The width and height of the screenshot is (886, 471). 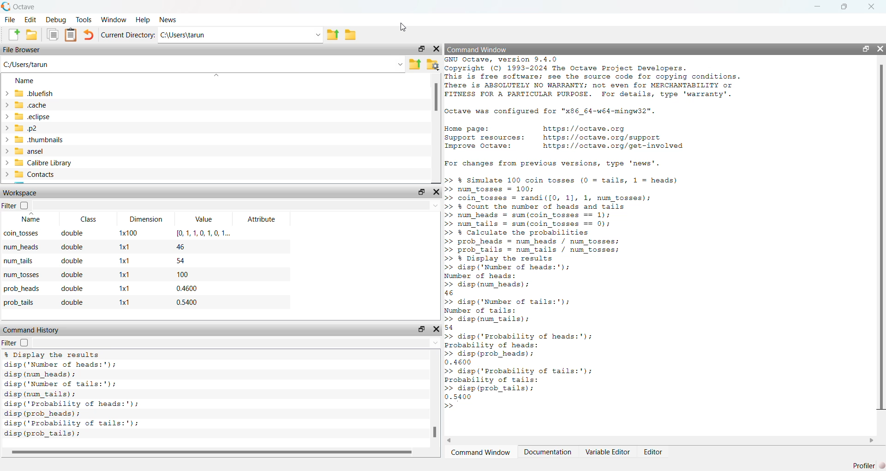 I want to click on Variable Editor, so click(x=607, y=452).